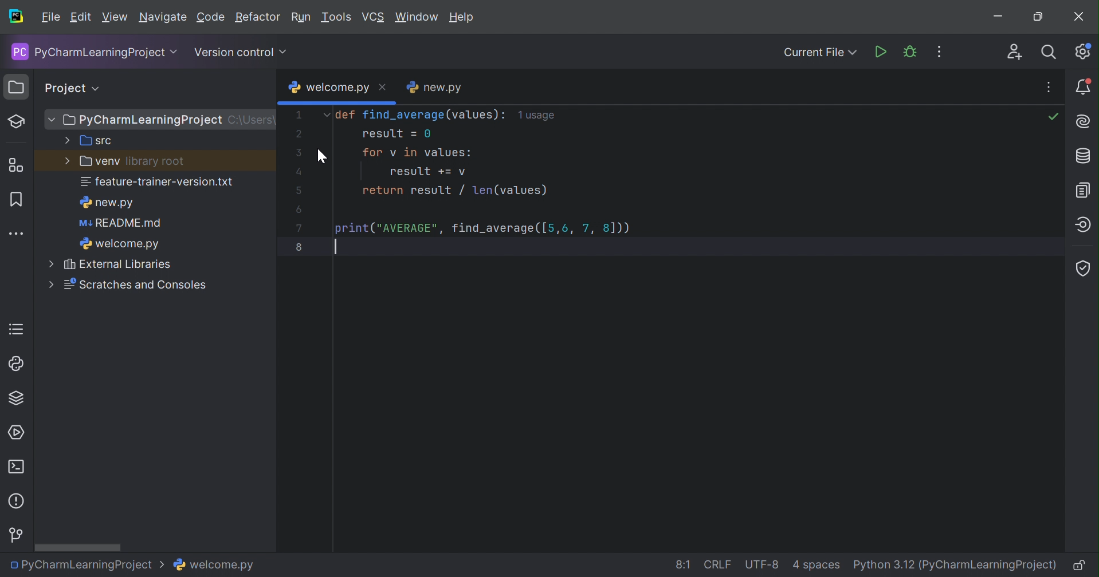  I want to click on Python 3.12 (PyCharmLearning Project), so click(953, 565).